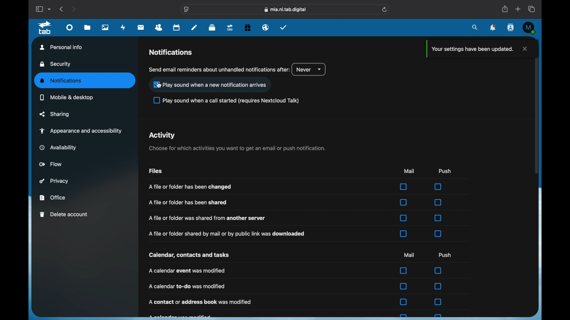  What do you see at coordinates (194, 27) in the screenshot?
I see `notes` at bounding box center [194, 27].